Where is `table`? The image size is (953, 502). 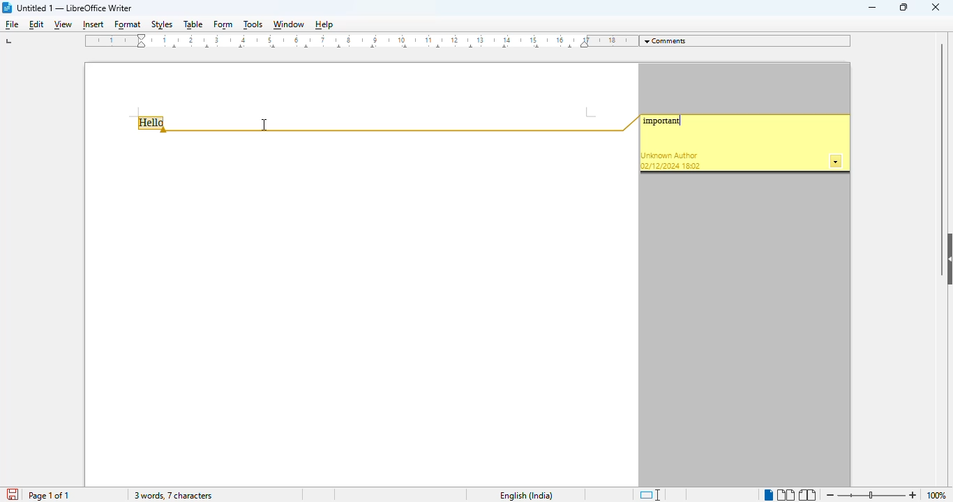 table is located at coordinates (193, 25).